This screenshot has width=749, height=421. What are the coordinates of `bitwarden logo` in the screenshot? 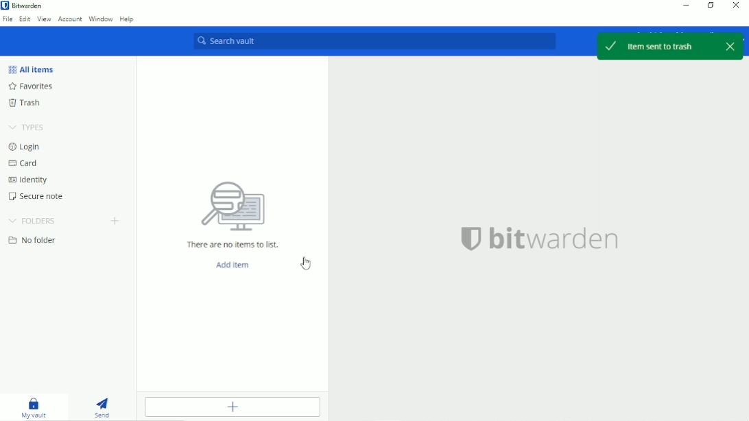 It's located at (539, 240).